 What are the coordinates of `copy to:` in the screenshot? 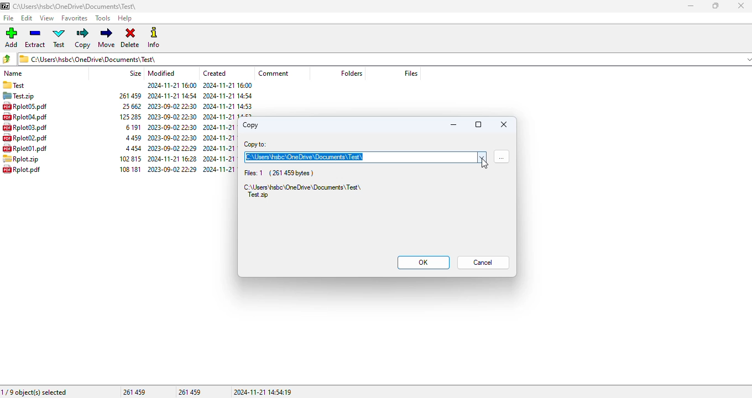 It's located at (255, 144).